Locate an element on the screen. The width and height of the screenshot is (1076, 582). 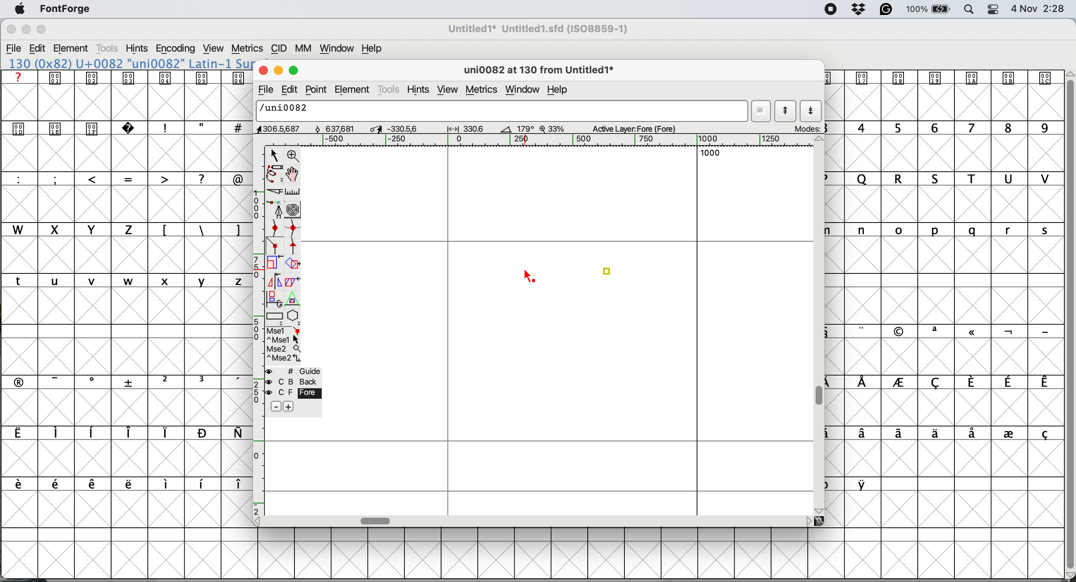
show previous letter is located at coordinates (787, 110).